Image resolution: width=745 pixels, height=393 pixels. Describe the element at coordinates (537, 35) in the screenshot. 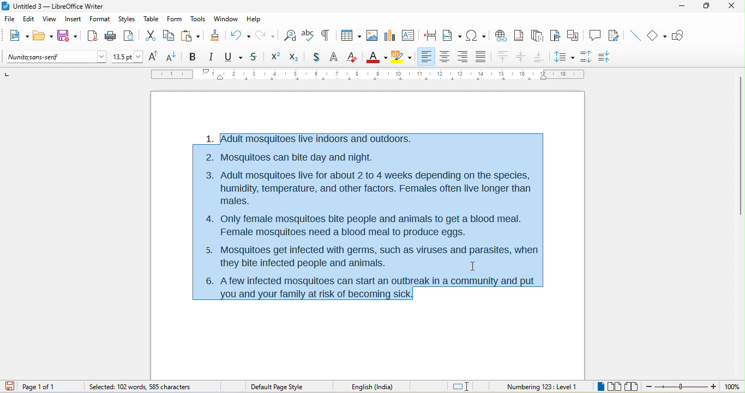

I see `end note` at that location.